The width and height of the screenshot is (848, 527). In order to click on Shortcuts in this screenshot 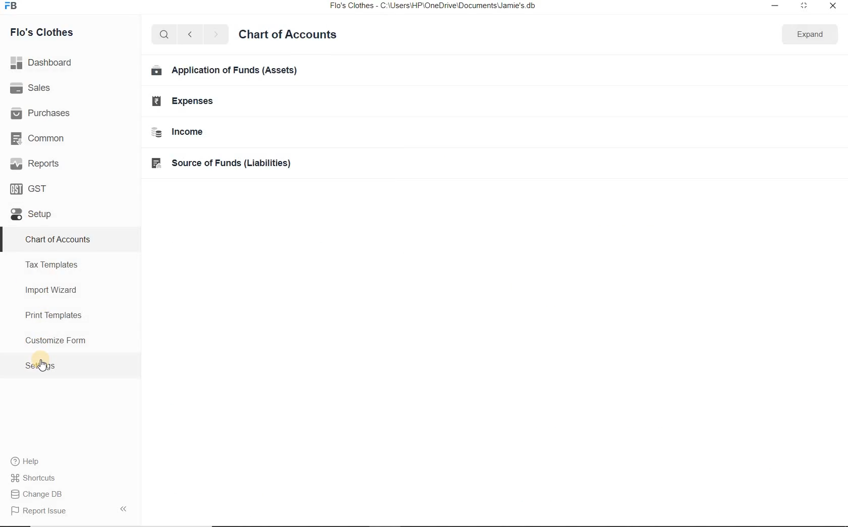, I will do `click(34, 478)`.